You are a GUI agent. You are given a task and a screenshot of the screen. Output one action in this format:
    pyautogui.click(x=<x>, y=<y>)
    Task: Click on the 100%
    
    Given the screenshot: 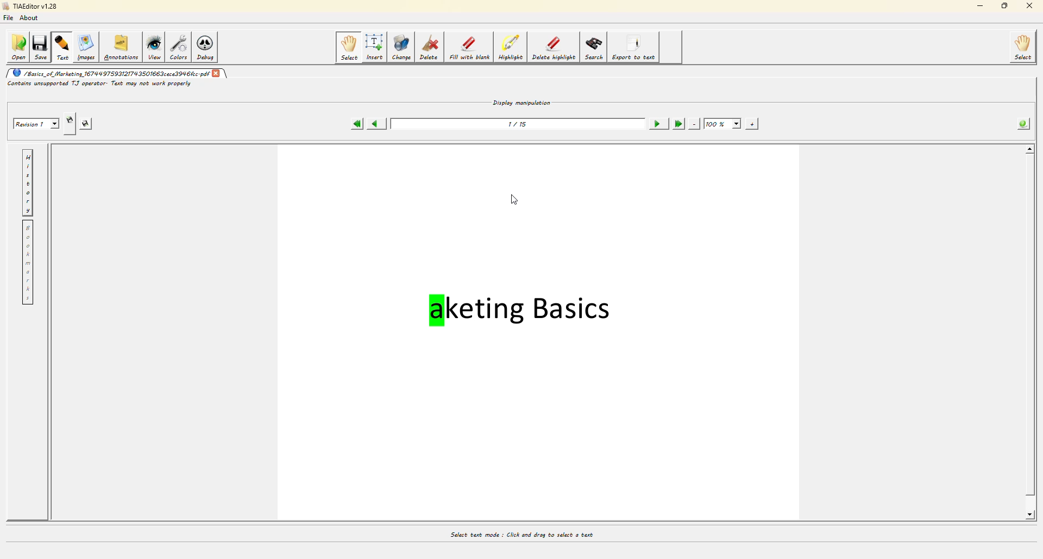 What is the action you would take?
    pyautogui.click(x=722, y=123)
    